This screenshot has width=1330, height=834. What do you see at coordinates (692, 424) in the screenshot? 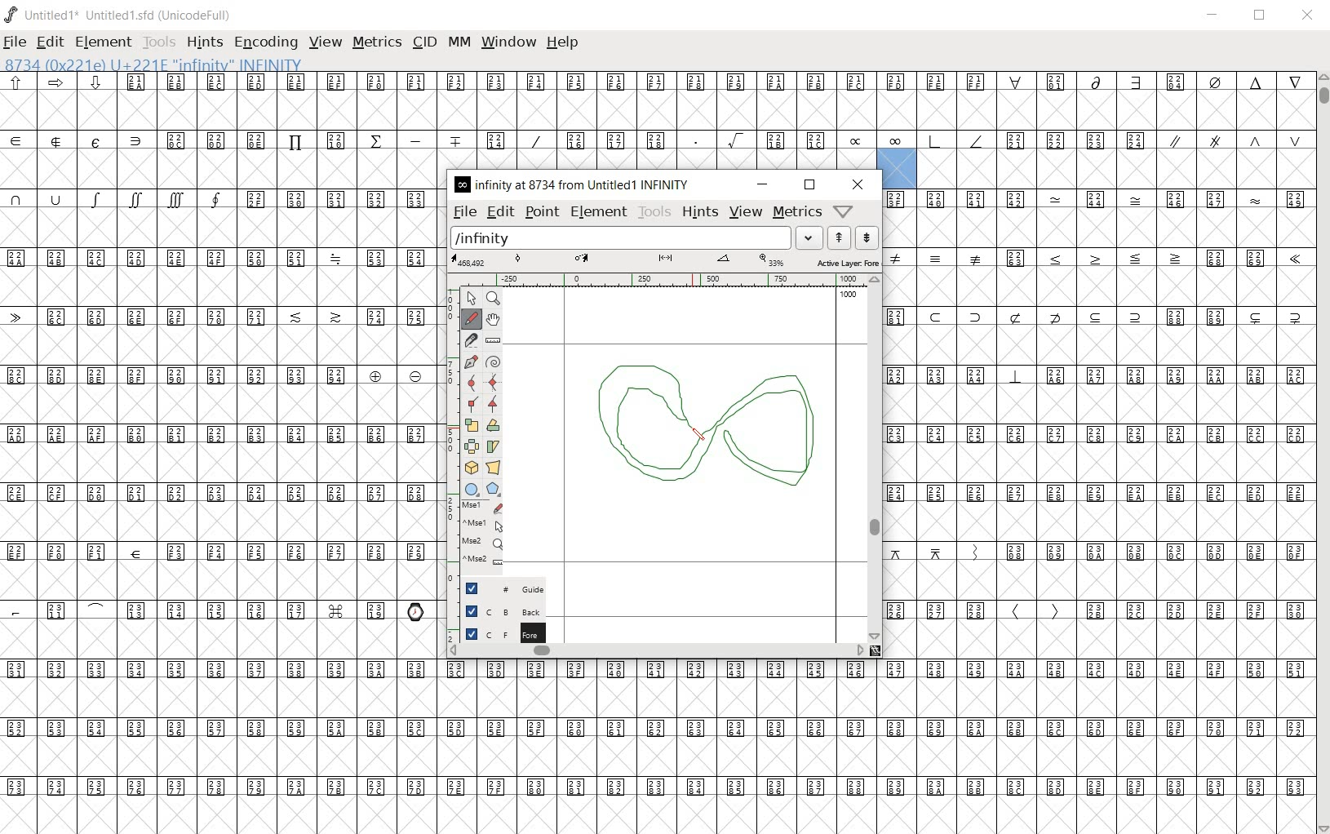
I see `pen tool/CURSOR LOCATION` at bounding box center [692, 424].